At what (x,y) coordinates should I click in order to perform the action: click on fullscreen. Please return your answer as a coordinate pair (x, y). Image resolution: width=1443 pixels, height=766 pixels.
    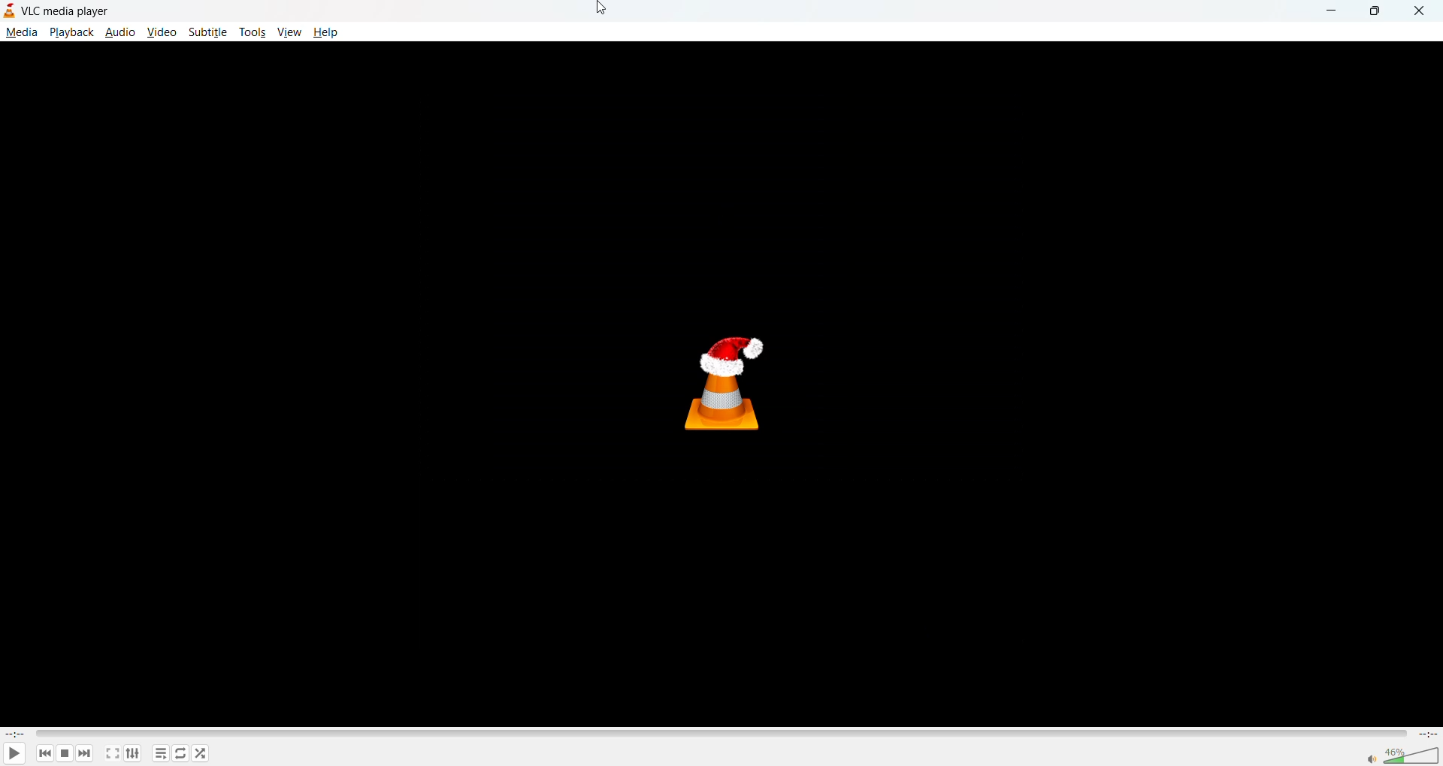
    Looking at the image, I should click on (111, 752).